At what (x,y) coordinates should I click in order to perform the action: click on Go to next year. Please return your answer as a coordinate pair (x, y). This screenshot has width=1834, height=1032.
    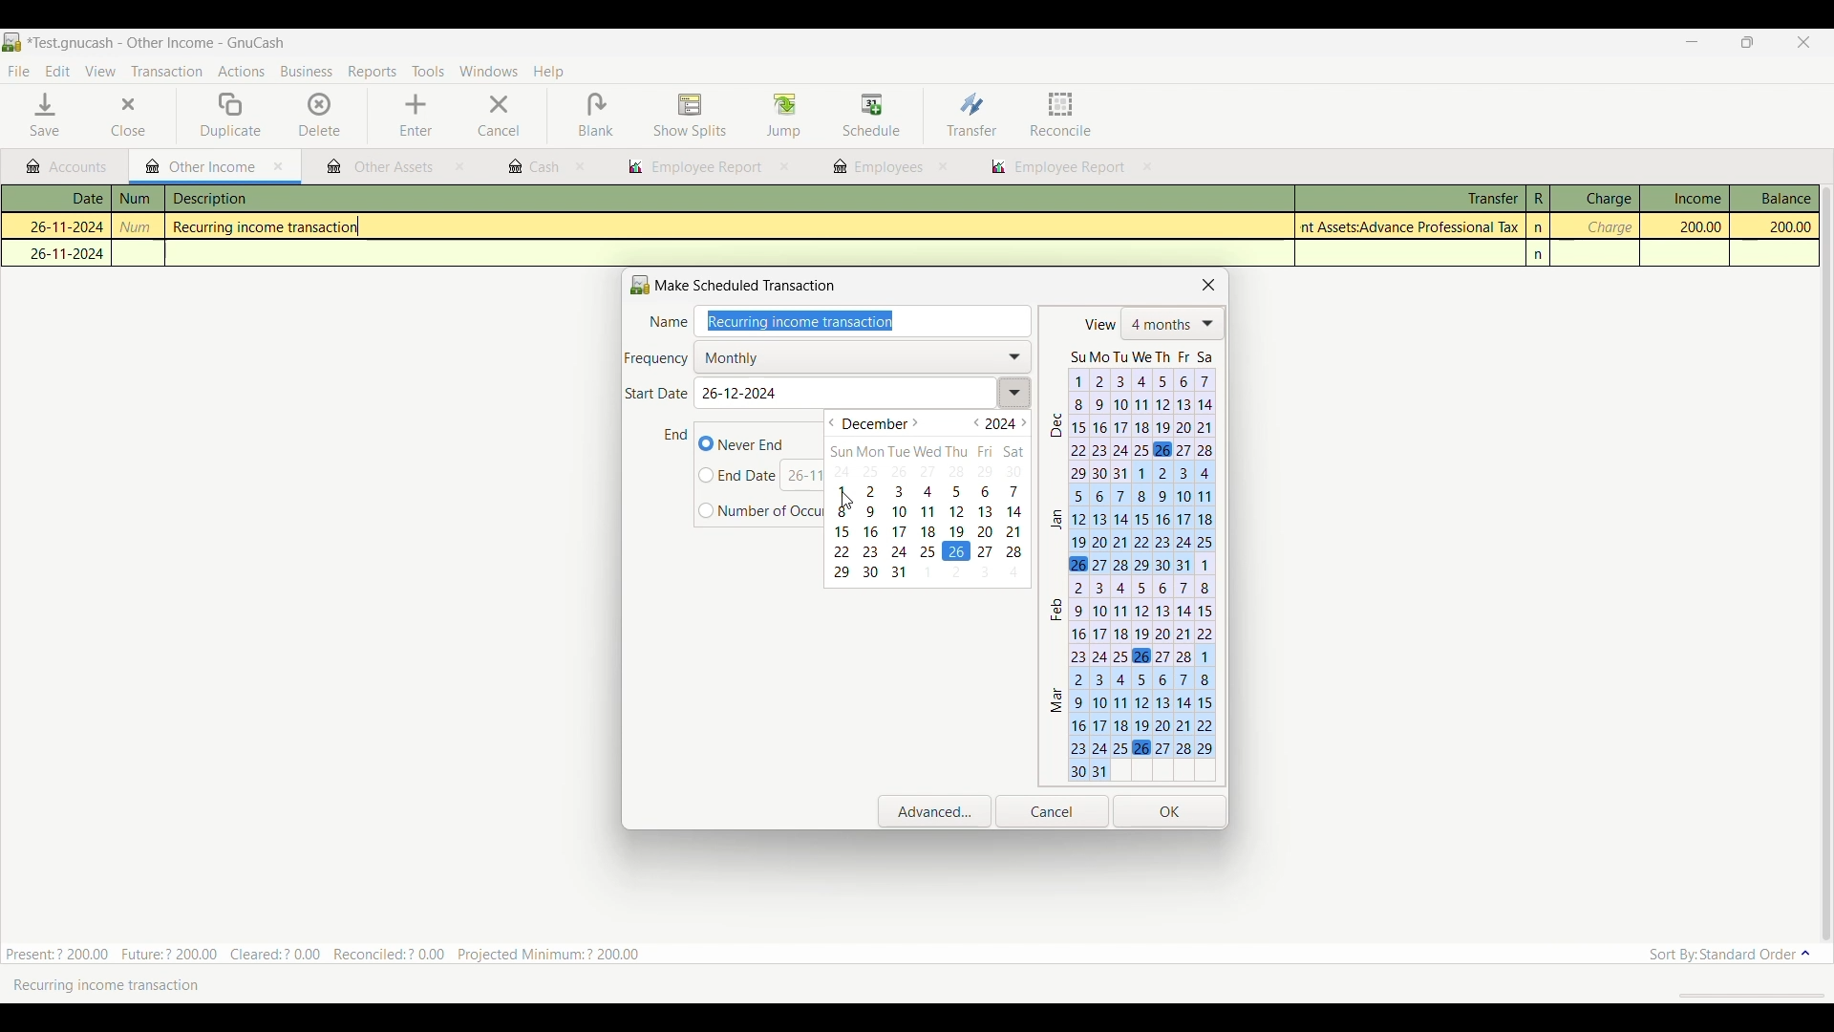
    Looking at the image, I should click on (1024, 422).